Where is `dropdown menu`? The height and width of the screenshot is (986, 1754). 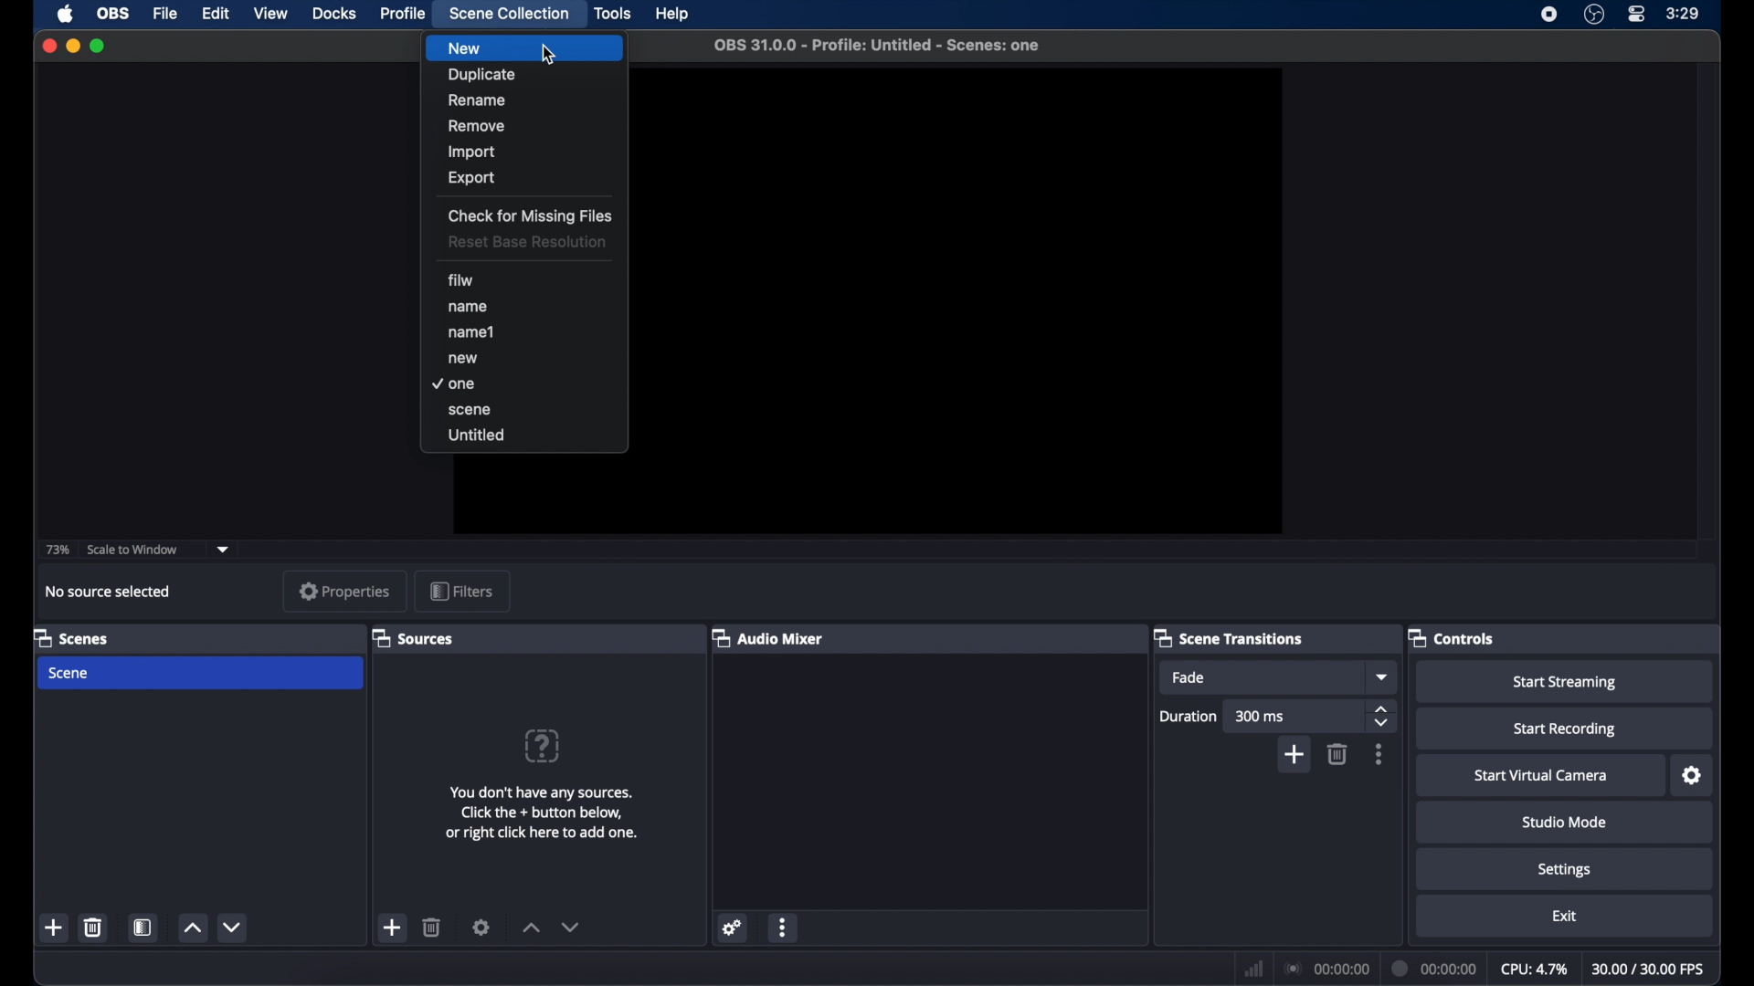 dropdown menu is located at coordinates (1382, 677).